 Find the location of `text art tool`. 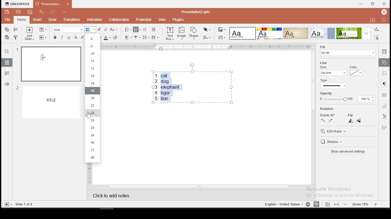

text art tool is located at coordinates (385, 117).